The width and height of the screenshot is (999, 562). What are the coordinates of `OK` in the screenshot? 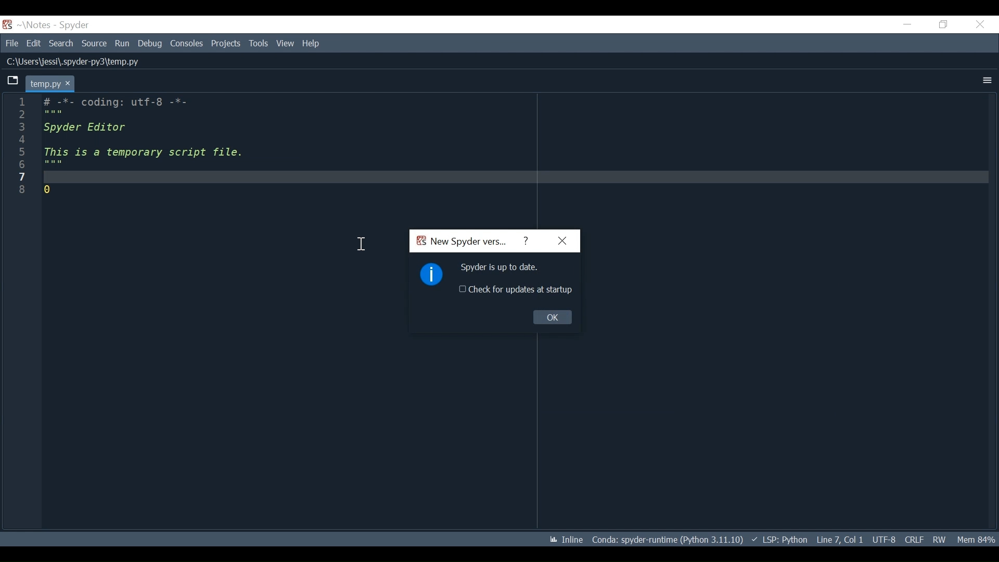 It's located at (553, 317).